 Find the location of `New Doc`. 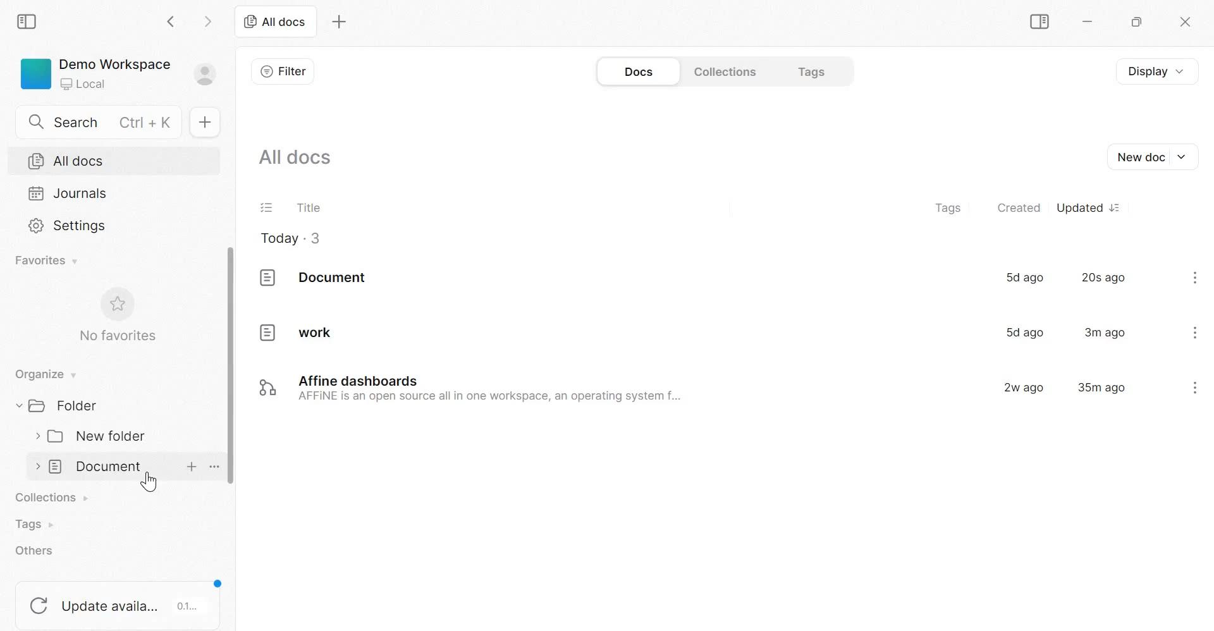

New Doc is located at coordinates (1159, 156).